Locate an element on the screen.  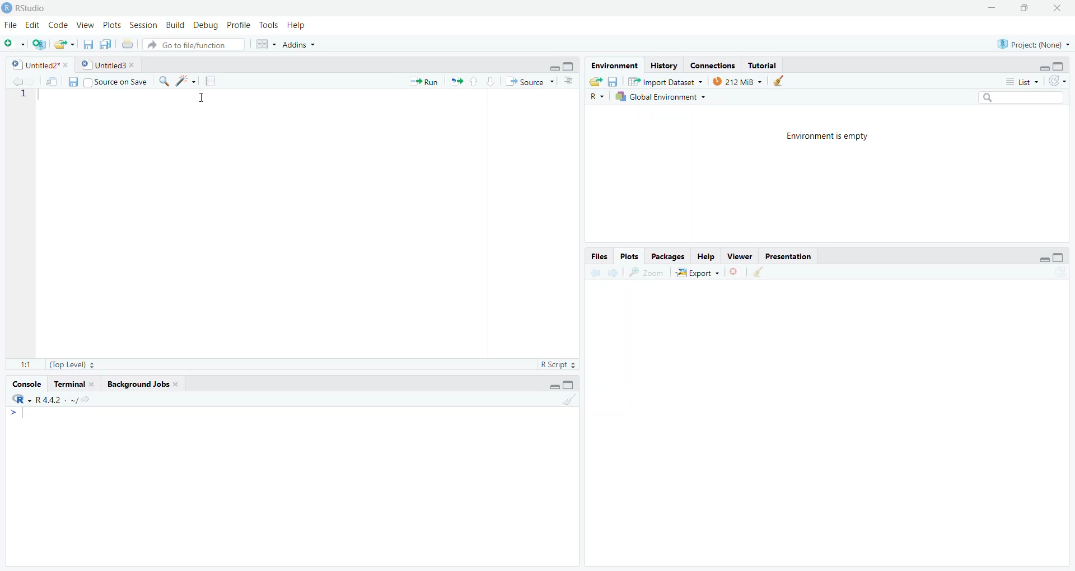
go to next section is located at coordinates (492, 83).